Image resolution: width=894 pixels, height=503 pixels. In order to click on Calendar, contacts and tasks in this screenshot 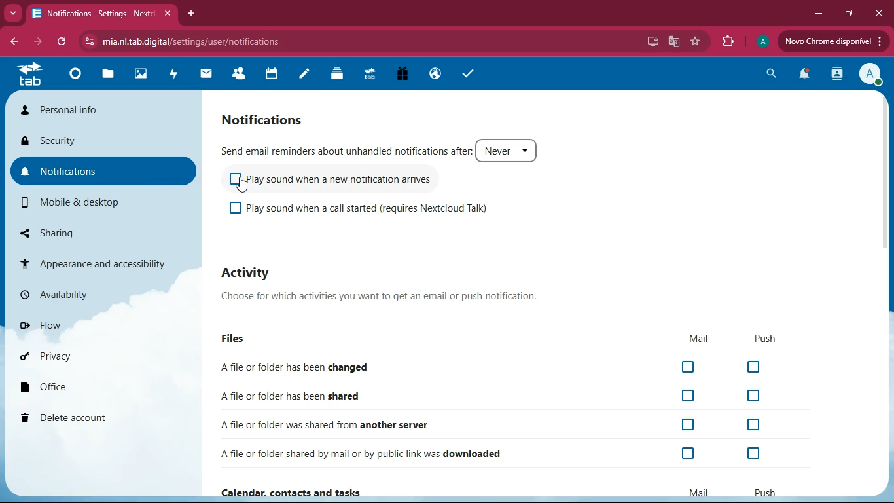, I will do `click(303, 493)`.